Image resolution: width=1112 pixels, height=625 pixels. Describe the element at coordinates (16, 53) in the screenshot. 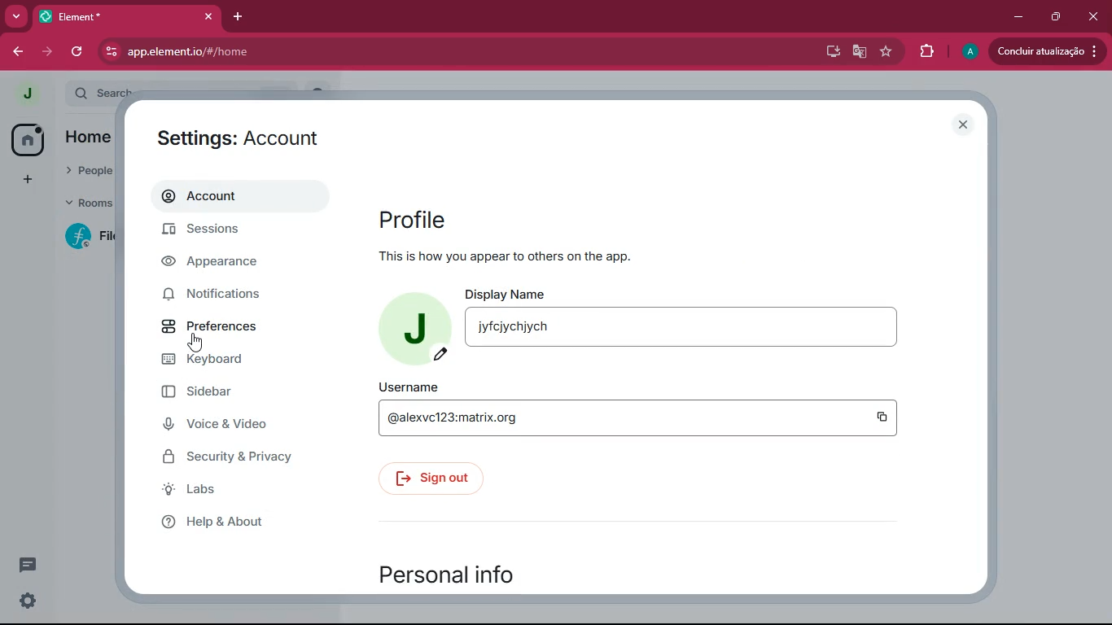

I see `forward` at that location.